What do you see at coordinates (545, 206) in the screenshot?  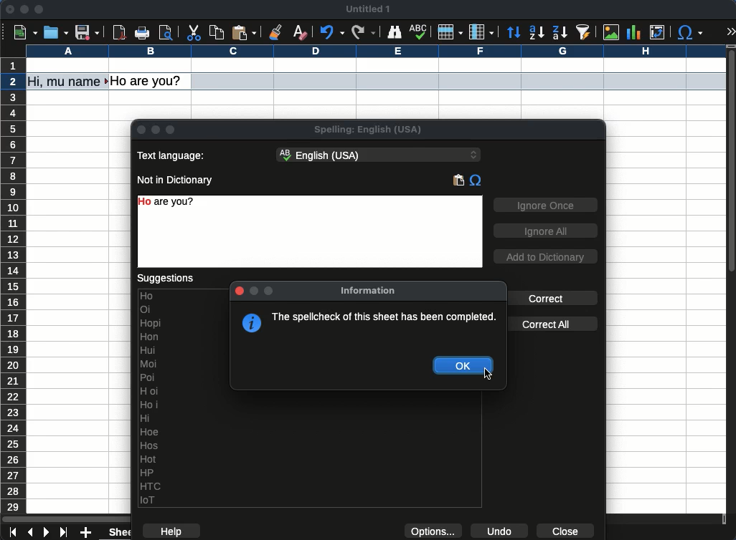 I see `ignore once` at bounding box center [545, 206].